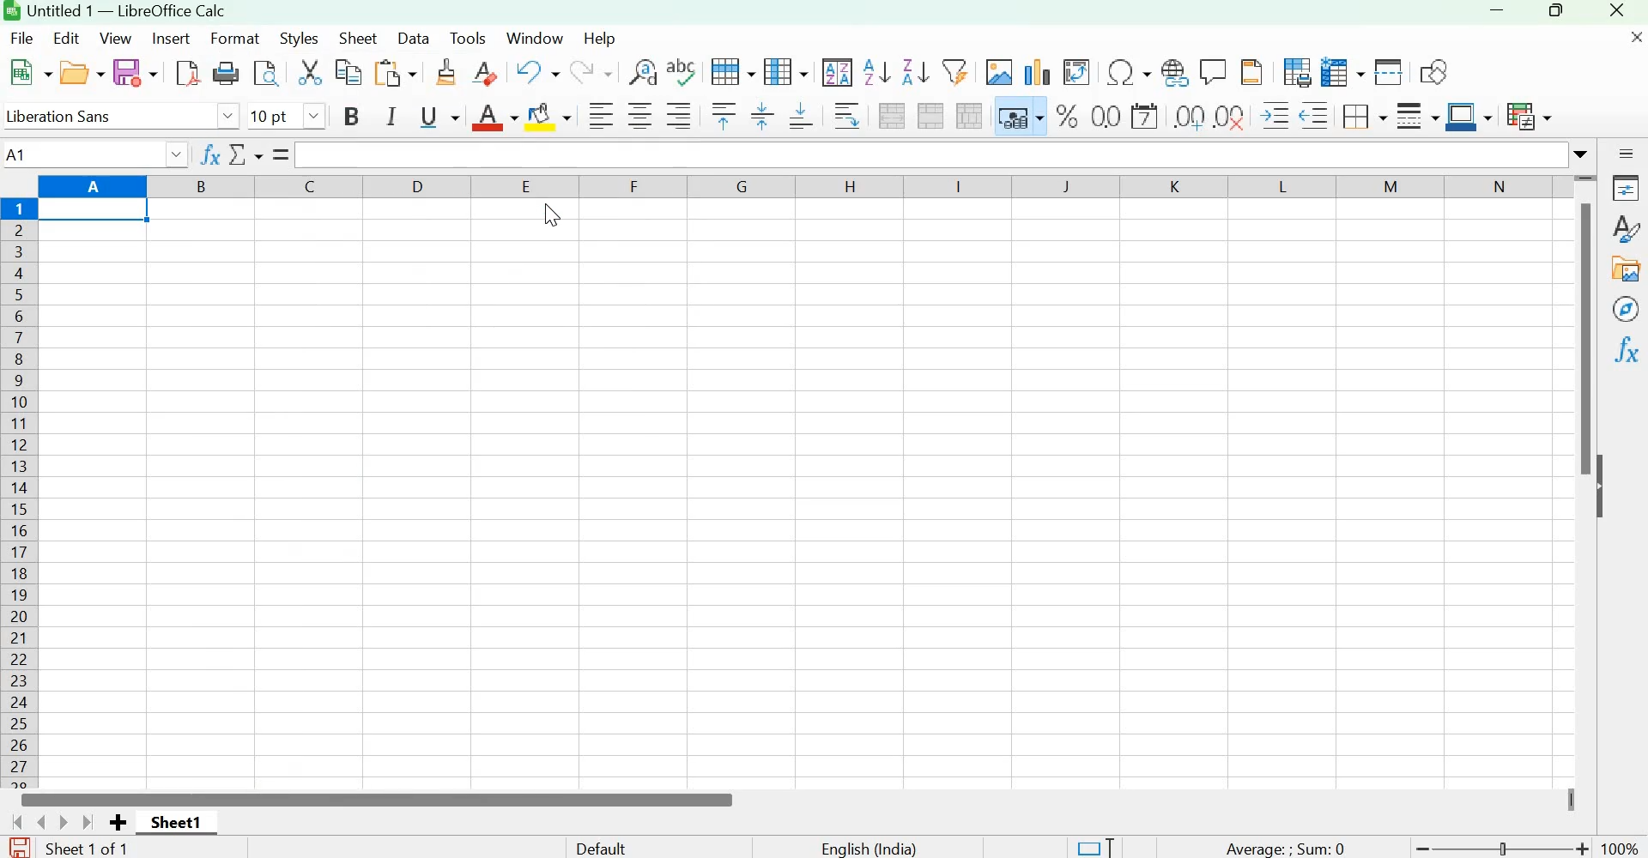 The width and height of the screenshot is (1648, 858). I want to click on New, so click(31, 73).